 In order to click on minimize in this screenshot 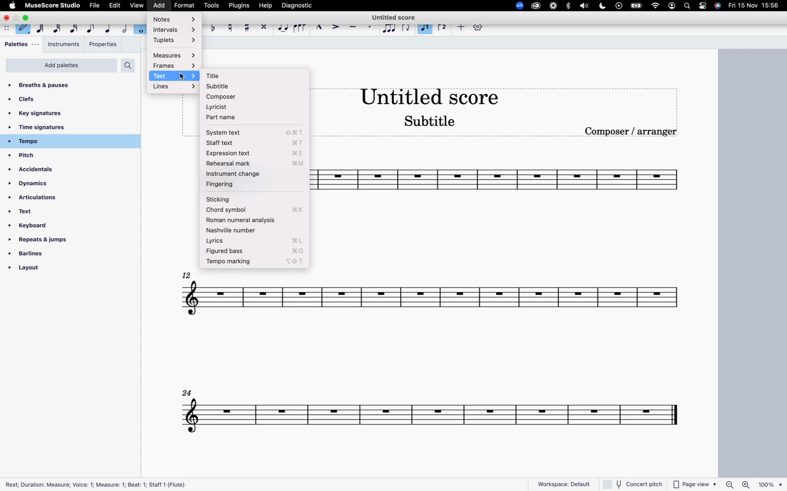, I will do `click(17, 18)`.